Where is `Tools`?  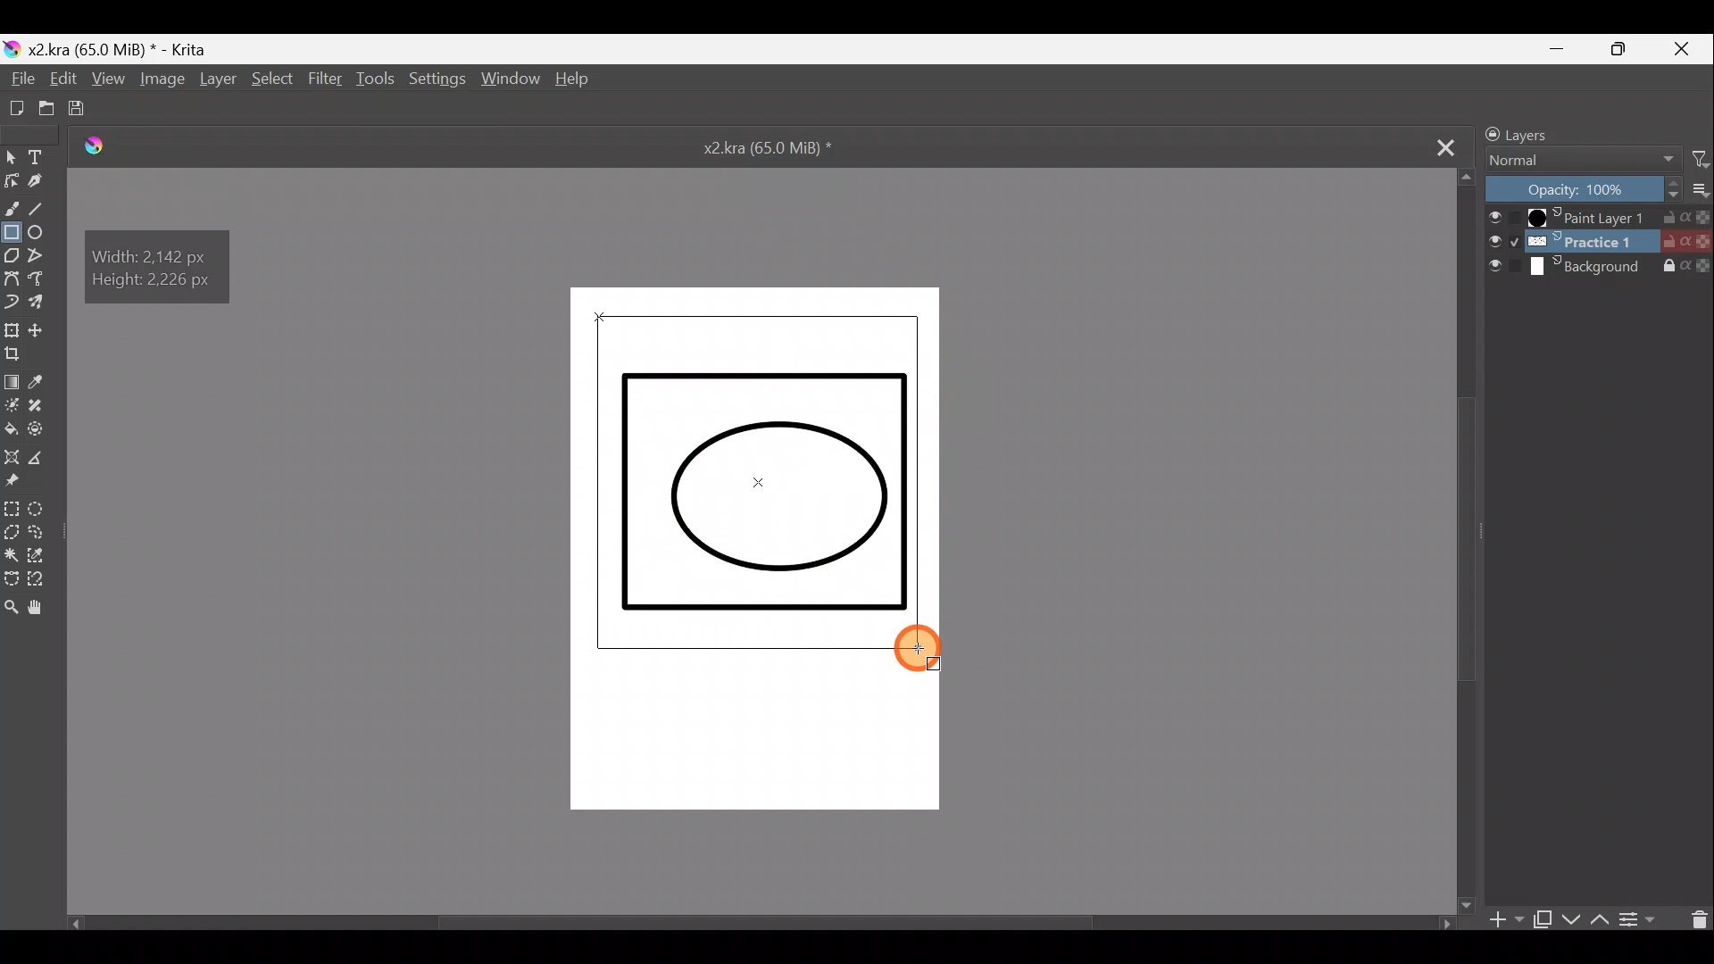
Tools is located at coordinates (376, 79).